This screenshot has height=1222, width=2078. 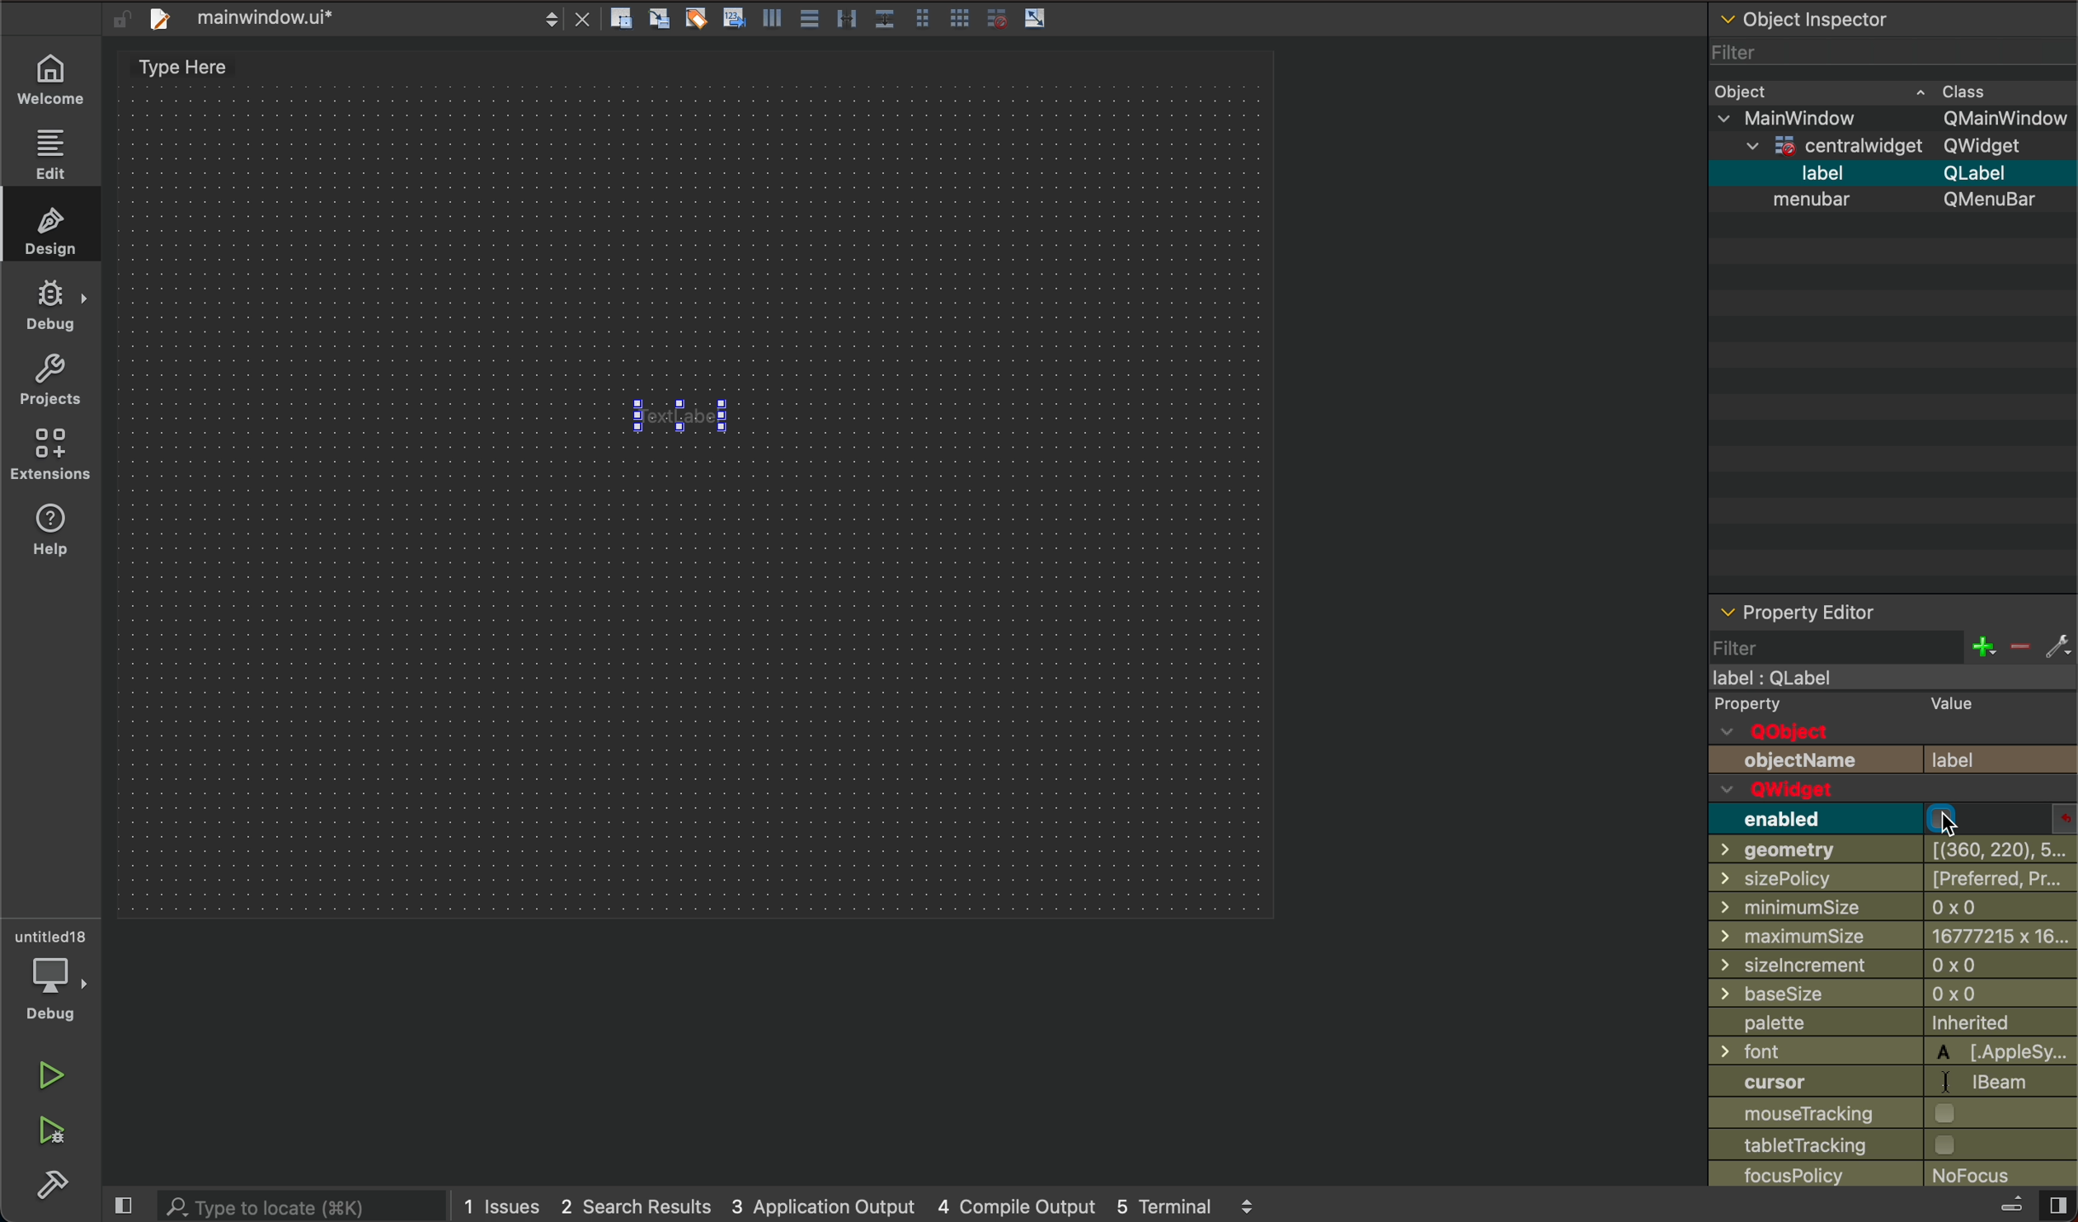 I want to click on enabled, so click(x=1809, y=820).